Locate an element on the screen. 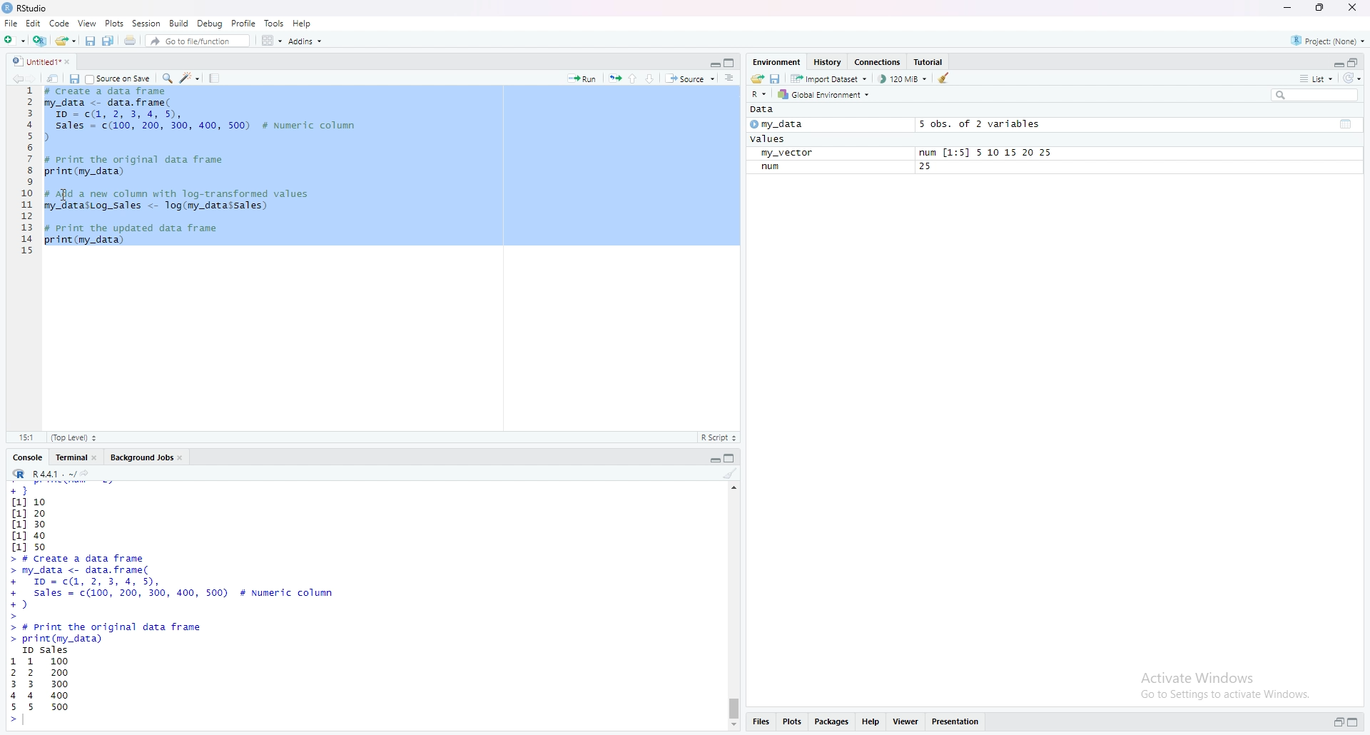 The image size is (1370, 735). minimize is located at coordinates (710, 63).